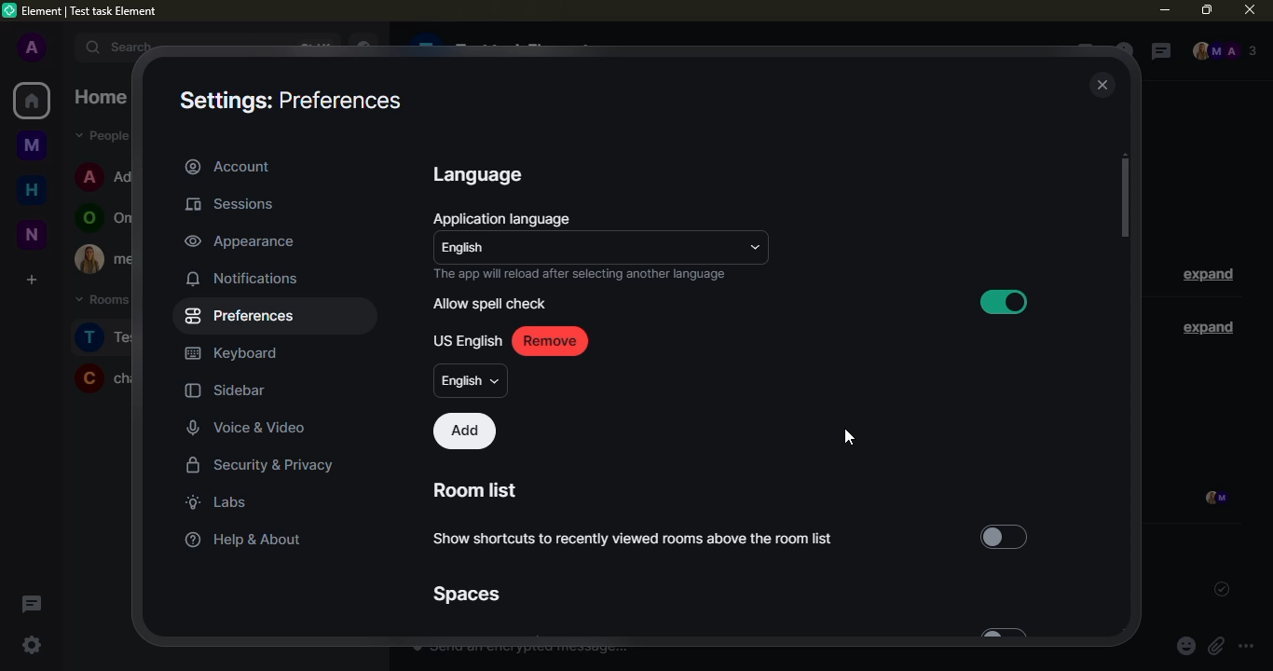 The image size is (1273, 671). I want to click on element| test task element, so click(97, 12).